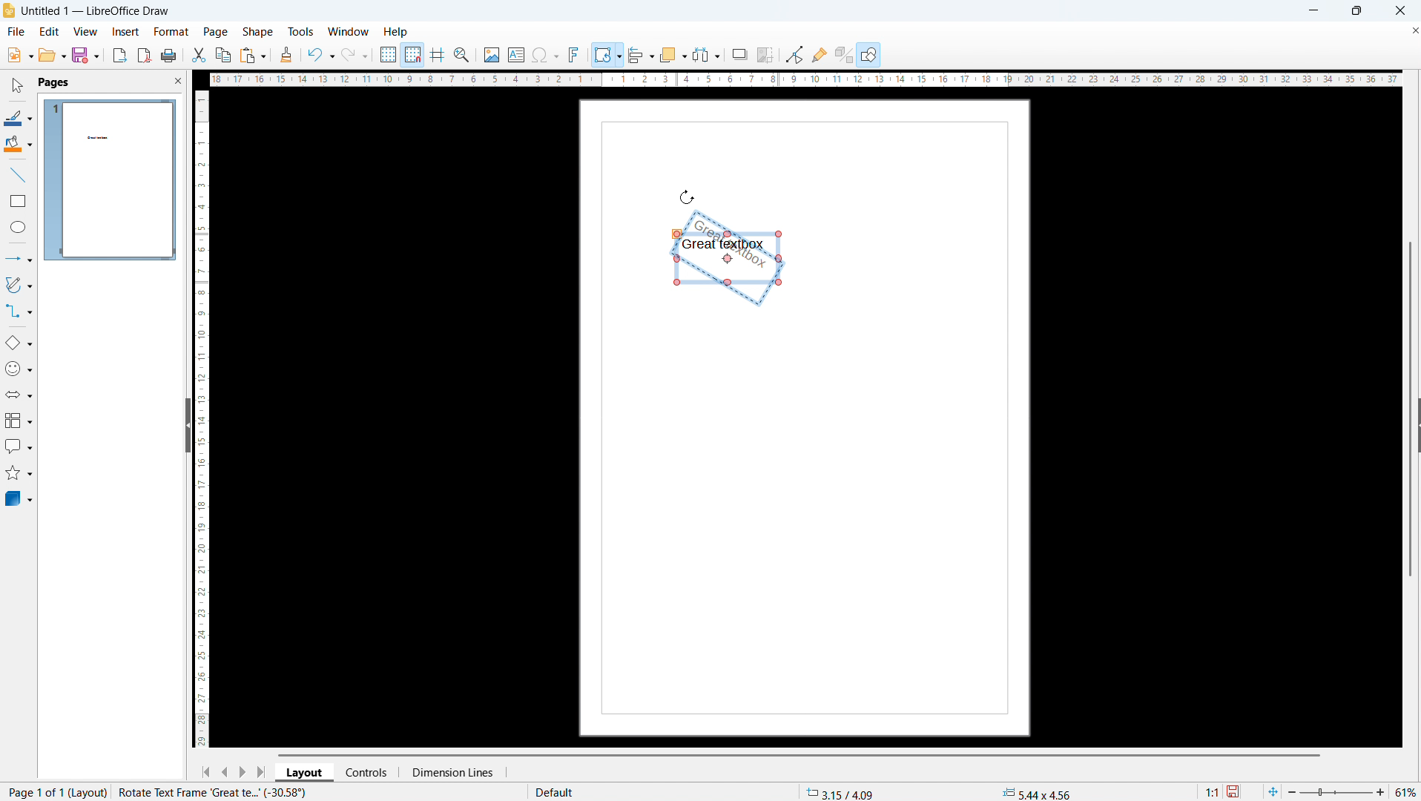 The image size is (1421, 801). What do you see at coordinates (125, 32) in the screenshot?
I see `insert` at bounding box center [125, 32].